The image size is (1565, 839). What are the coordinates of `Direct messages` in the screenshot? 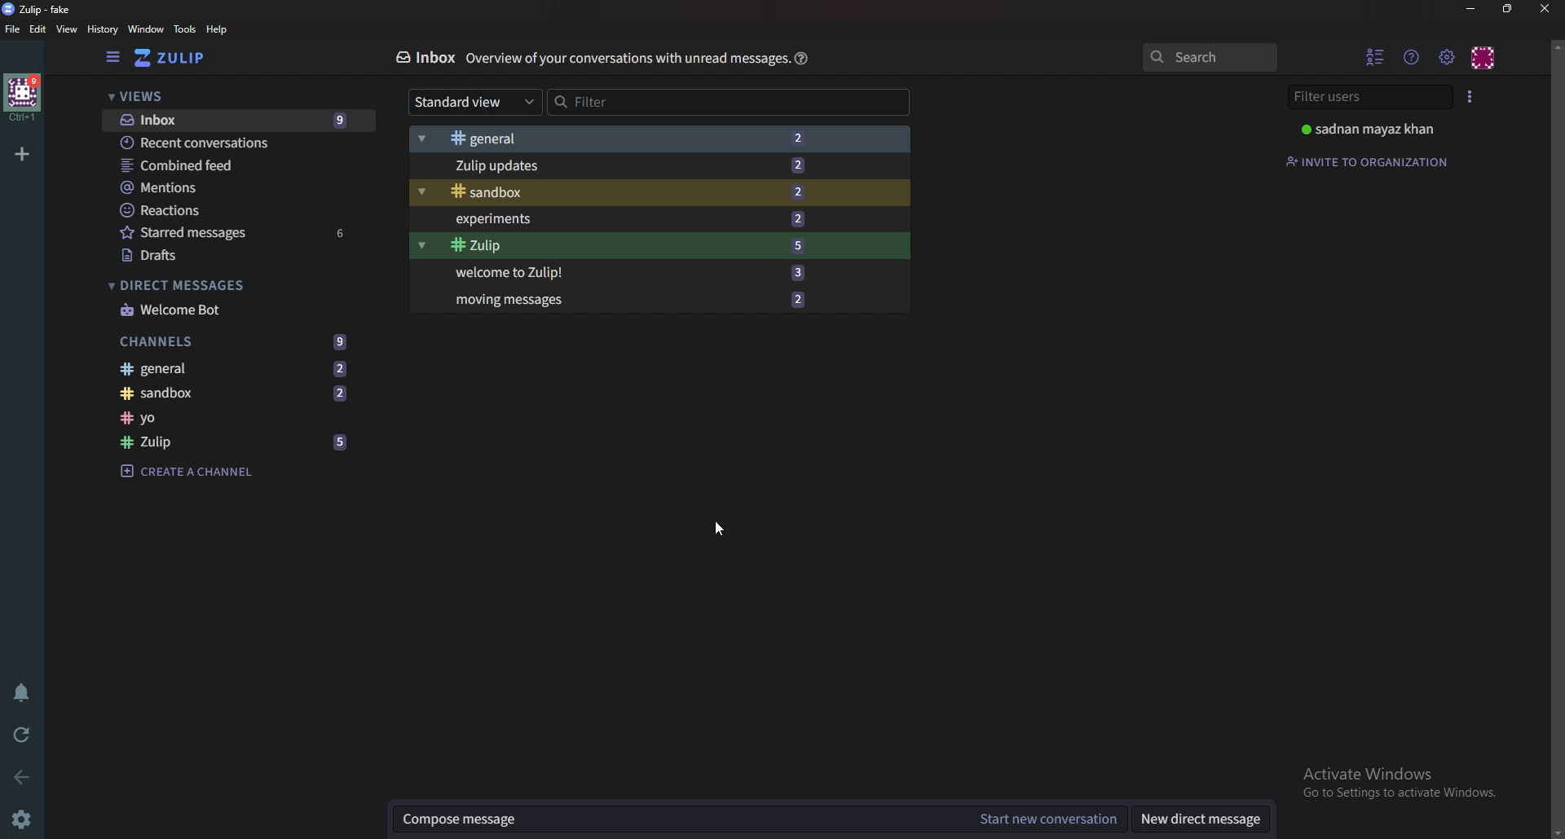 It's located at (219, 287).